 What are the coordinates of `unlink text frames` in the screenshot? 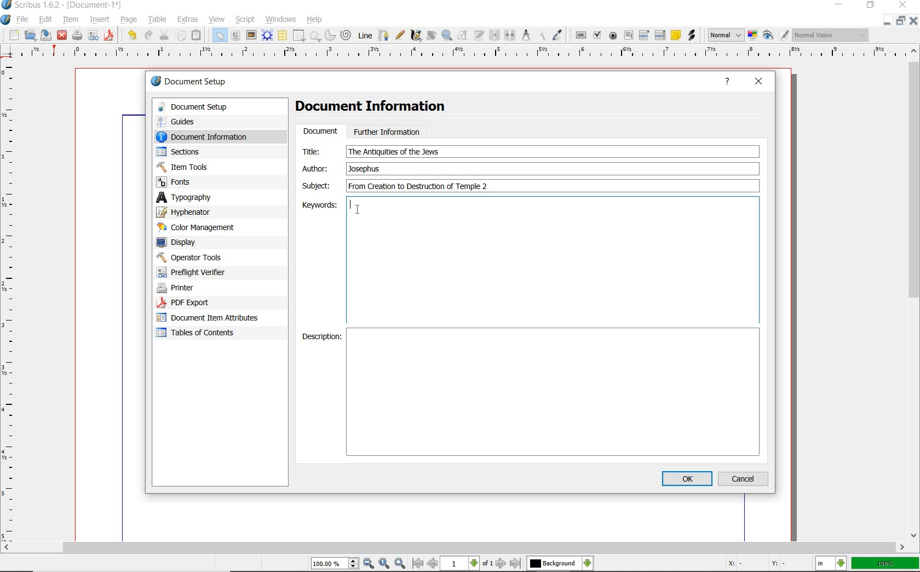 It's located at (510, 35).